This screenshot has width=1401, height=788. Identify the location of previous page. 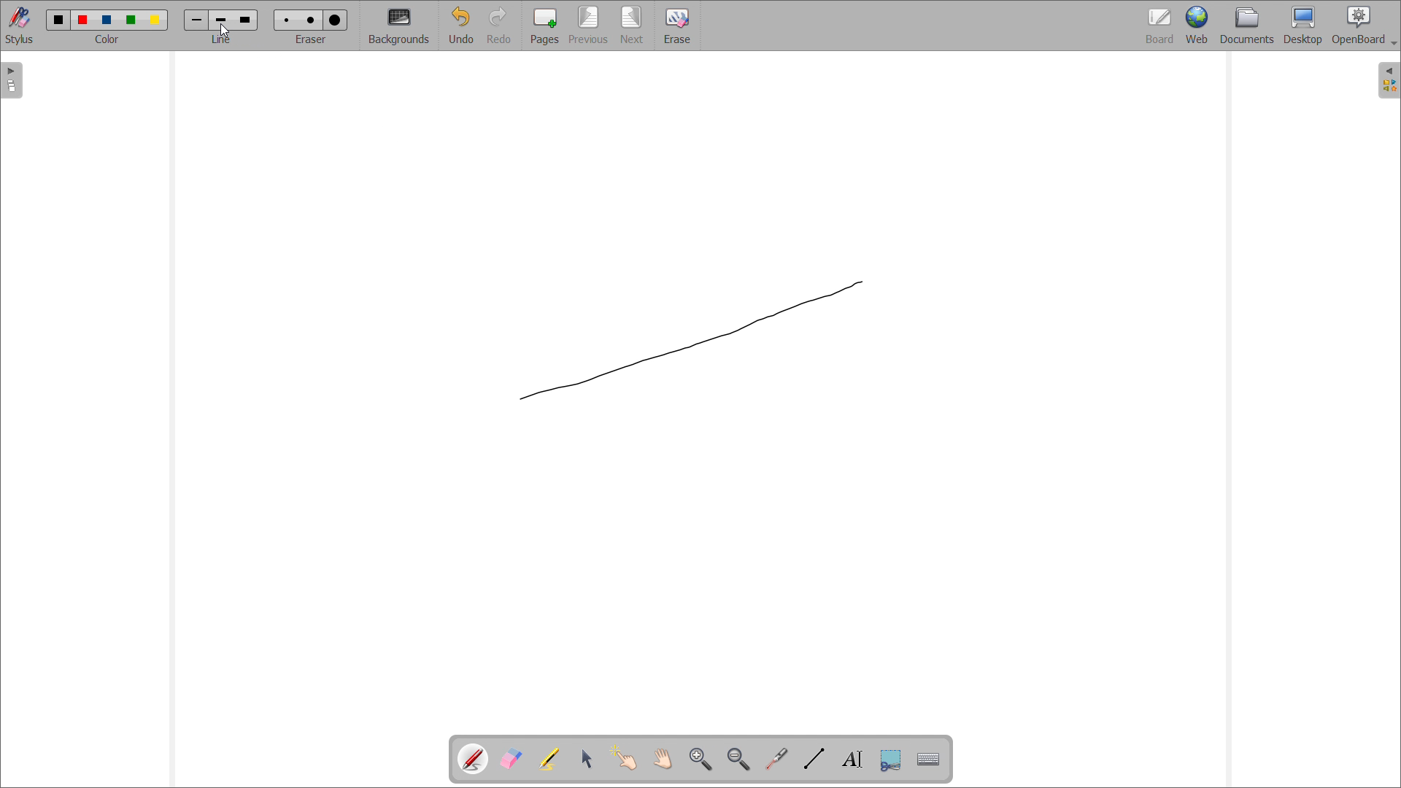
(589, 25).